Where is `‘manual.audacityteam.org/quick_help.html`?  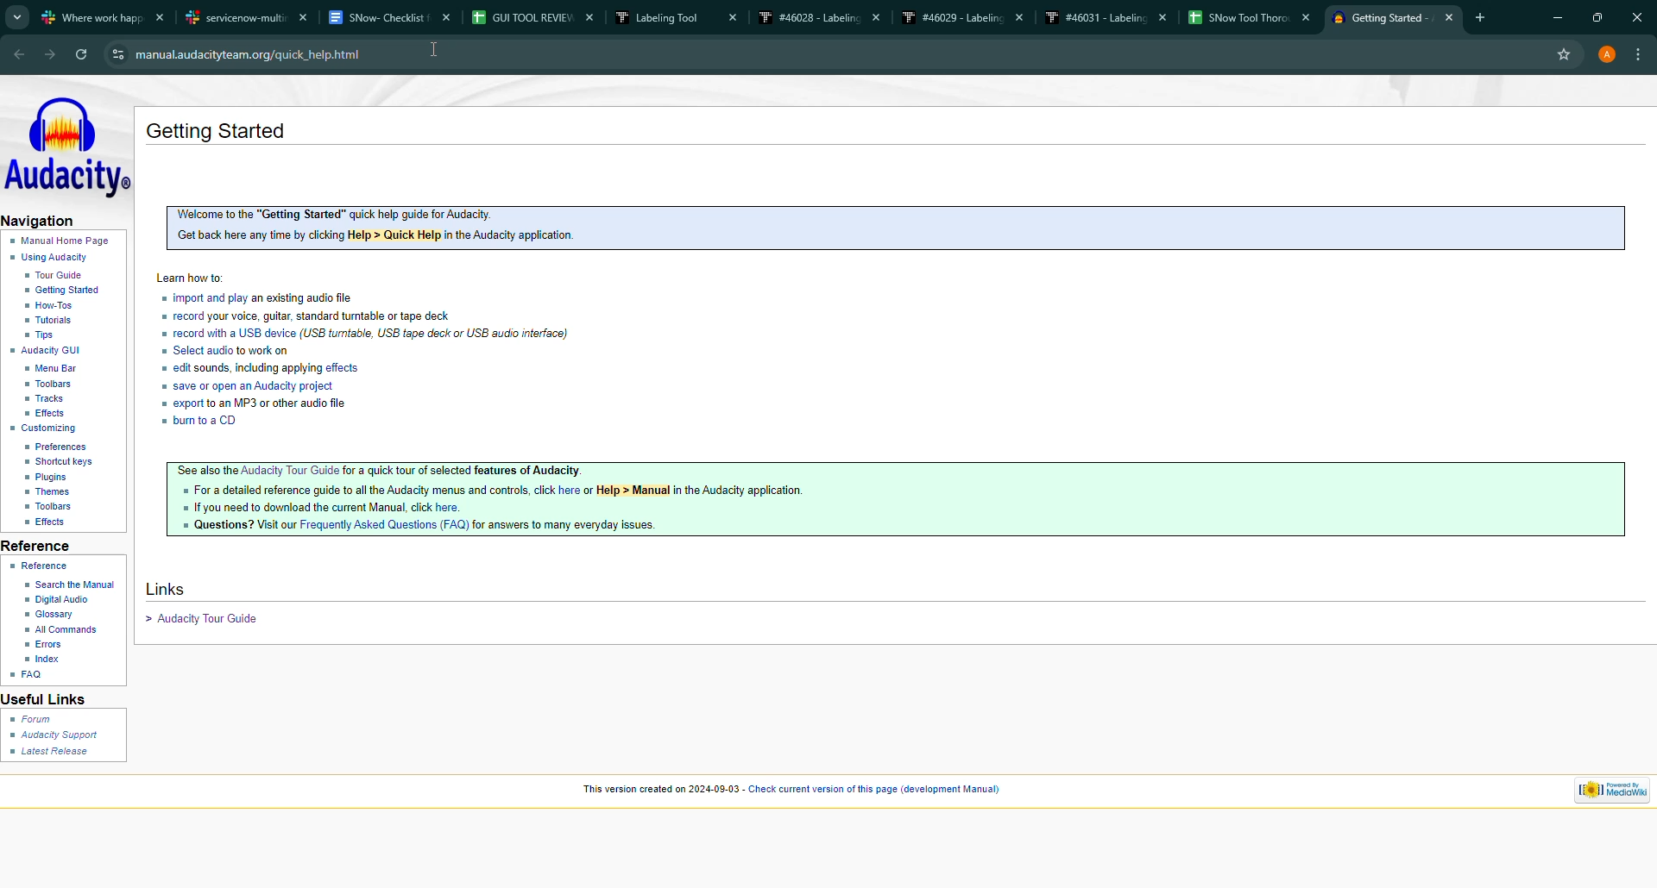
‘manual.audacityteam.org/quick_help.html is located at coordinates (248, 55).